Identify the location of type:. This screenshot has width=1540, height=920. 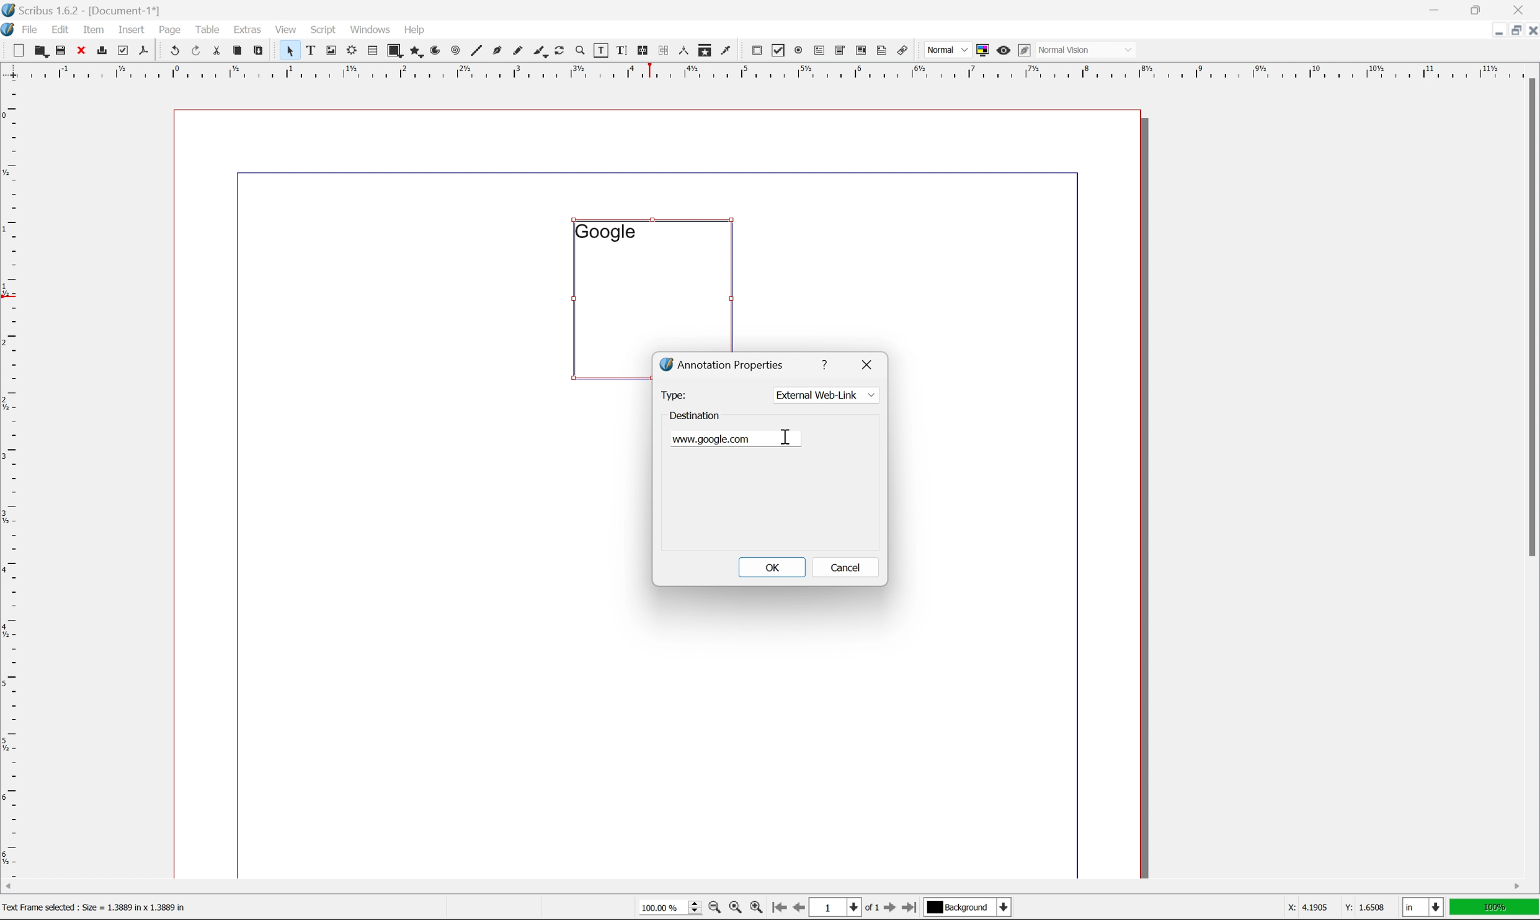
(673, 394).